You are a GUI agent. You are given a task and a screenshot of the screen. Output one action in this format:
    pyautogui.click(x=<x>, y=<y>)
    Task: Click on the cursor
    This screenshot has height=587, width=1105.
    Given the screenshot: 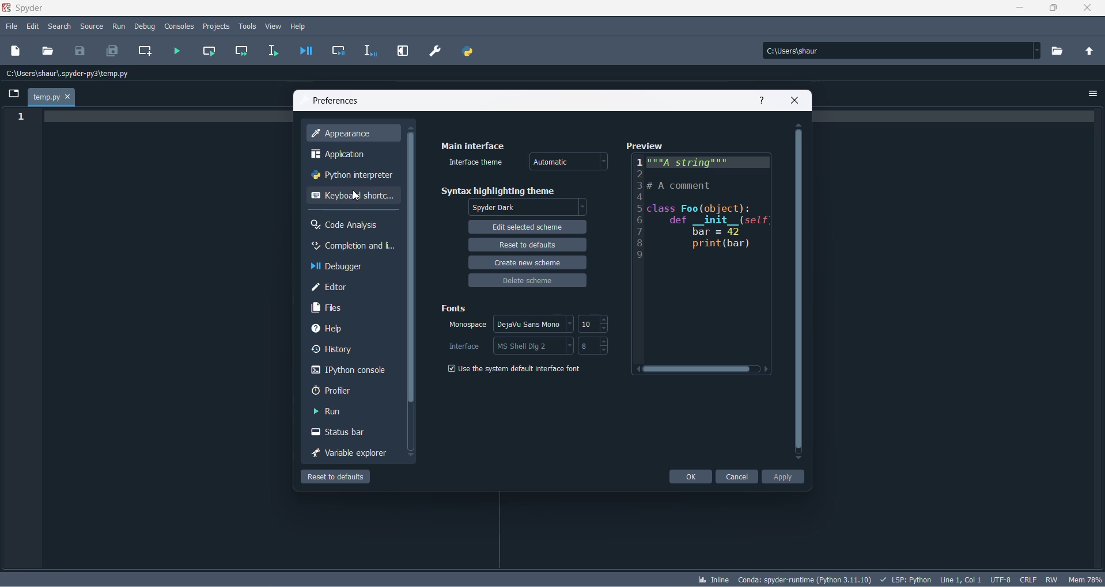 What is the action you would take?
    pyautogui.click(x=356, y=195)
    